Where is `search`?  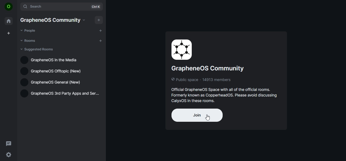 search is located at coordinates (62, 7).